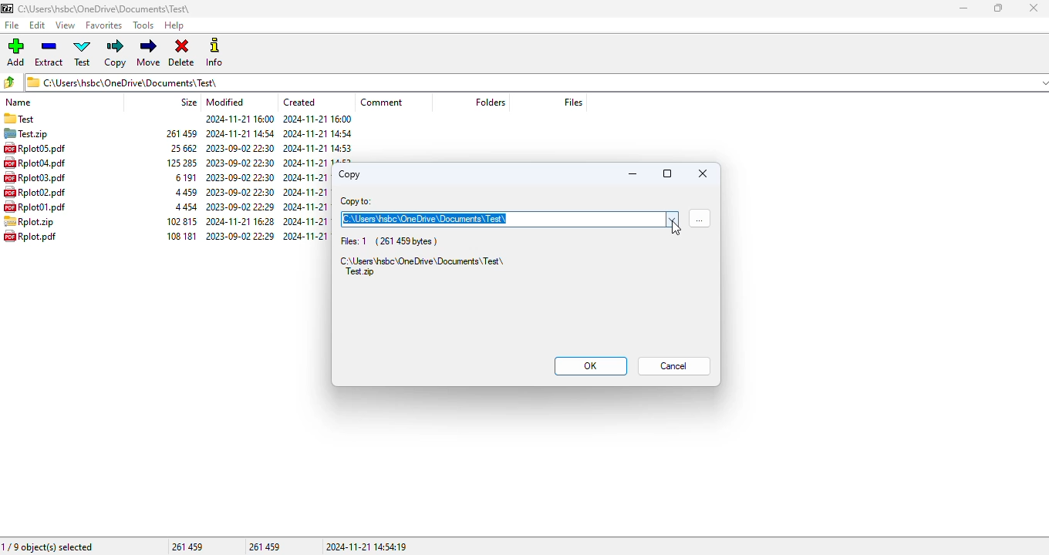 Image resolution: width=1049 pixels, height=555 pixels. What do you see at coordinates (16, 52) in the screenshot?
I see `add` at bounding box center [16, 52].